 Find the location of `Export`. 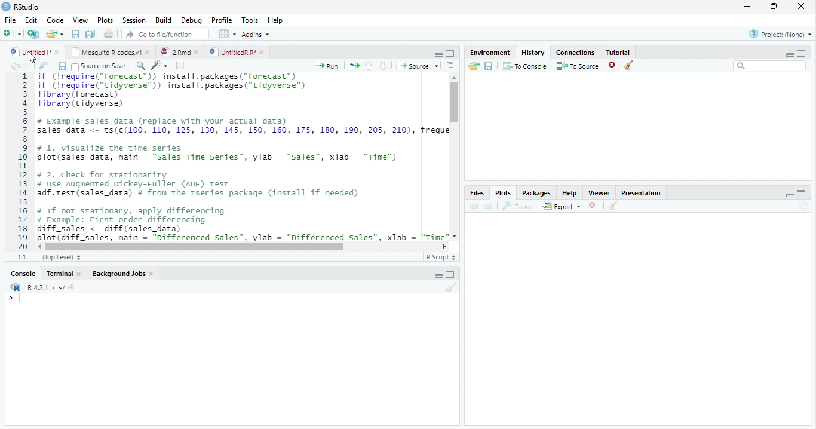

Export is located at coordinates (562, 206).